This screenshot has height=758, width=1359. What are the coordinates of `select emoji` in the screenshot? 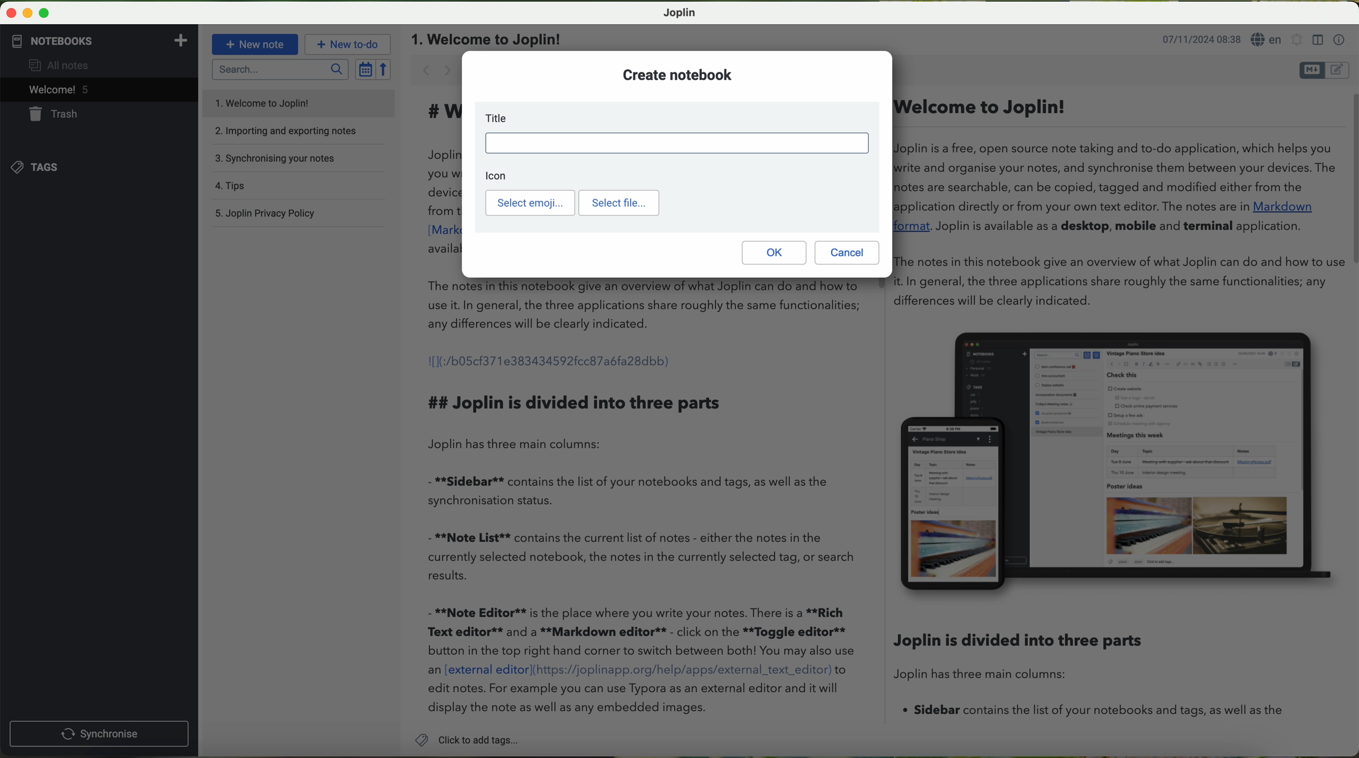 It's located at (530, 203).